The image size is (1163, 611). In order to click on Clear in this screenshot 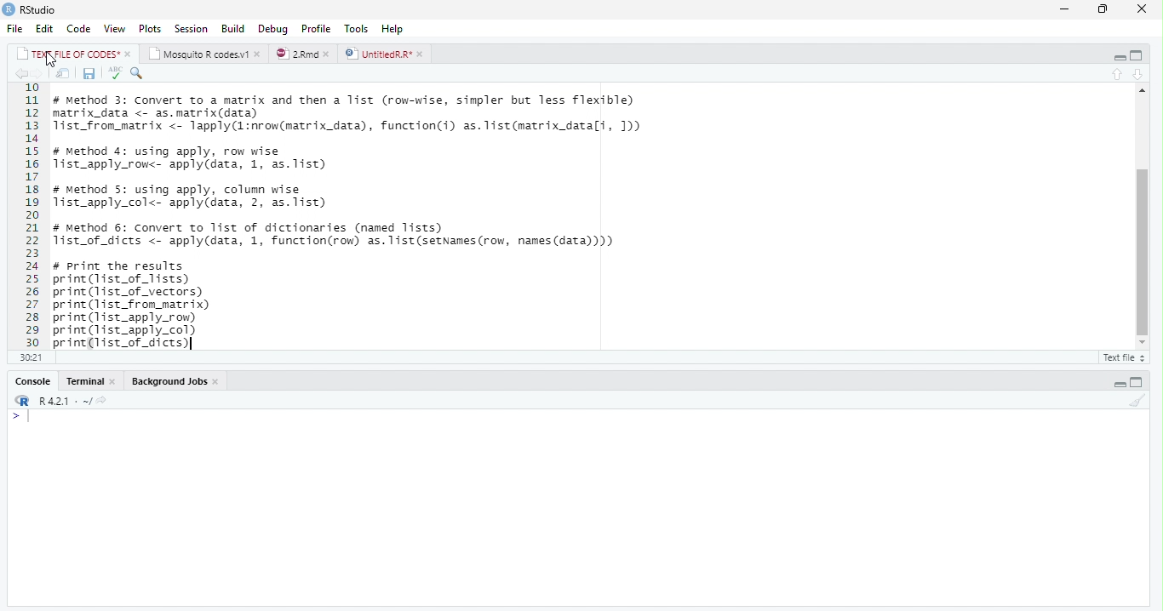, I will do `click(1136, 400)`.